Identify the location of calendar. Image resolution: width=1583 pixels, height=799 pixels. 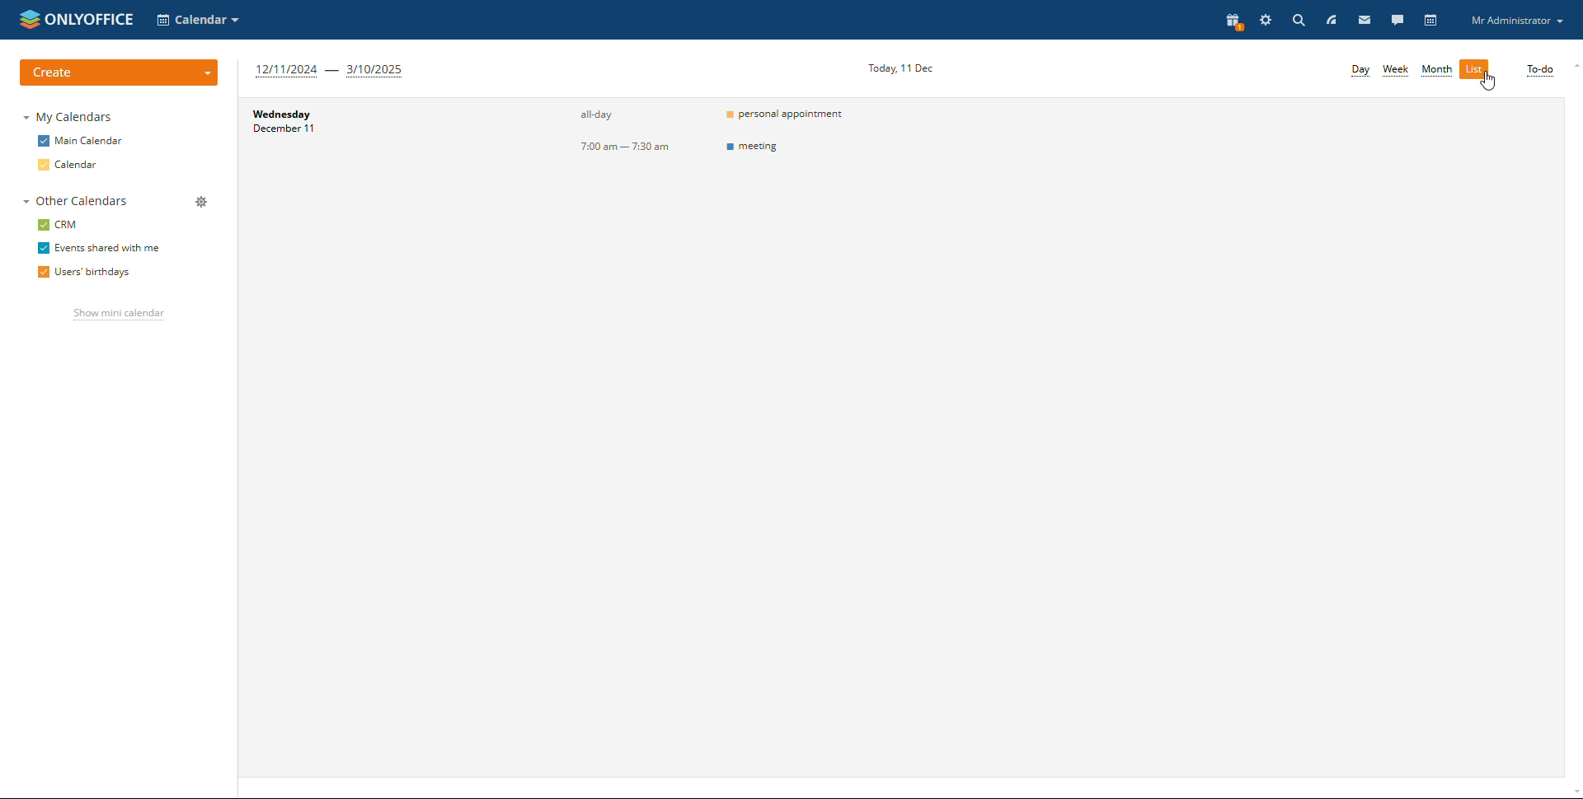
(1431, 20).